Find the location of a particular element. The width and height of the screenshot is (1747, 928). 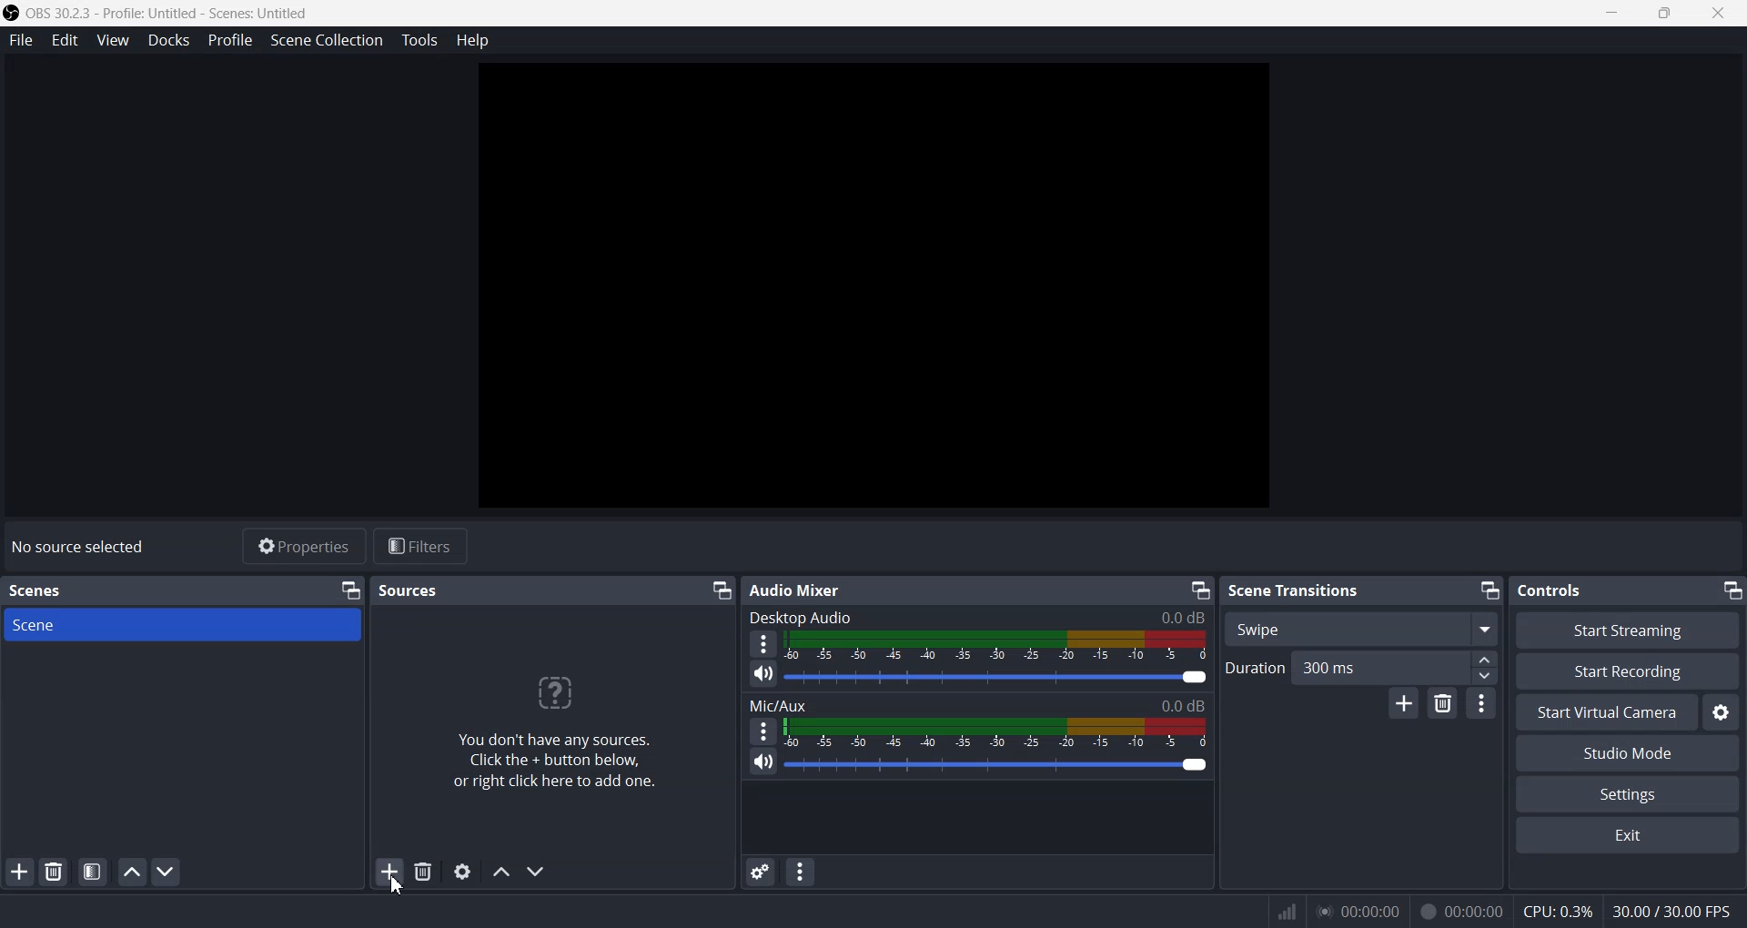

Text is located at coordinates (78, 547).